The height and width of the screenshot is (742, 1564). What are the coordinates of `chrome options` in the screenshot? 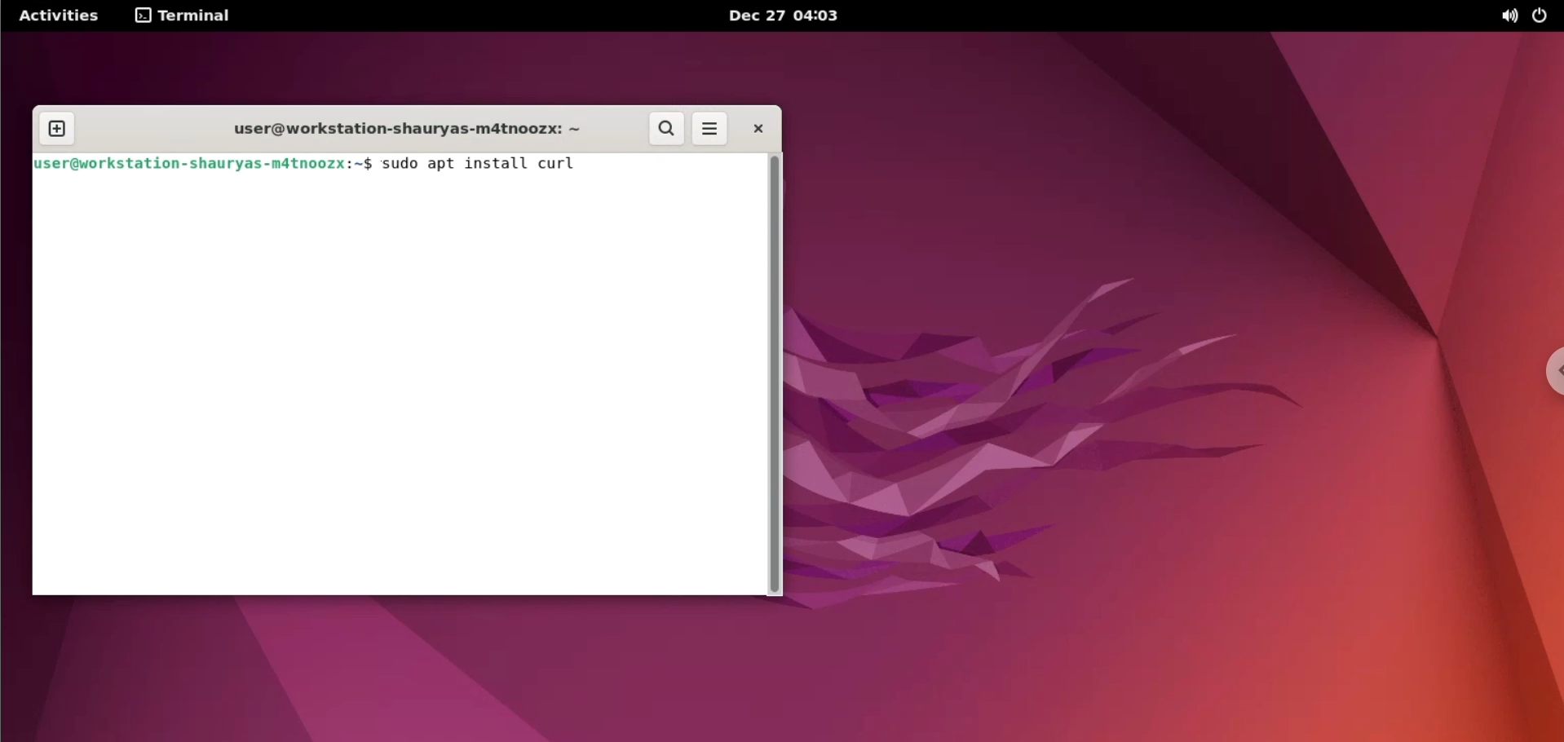 It's located at (1549, 373).